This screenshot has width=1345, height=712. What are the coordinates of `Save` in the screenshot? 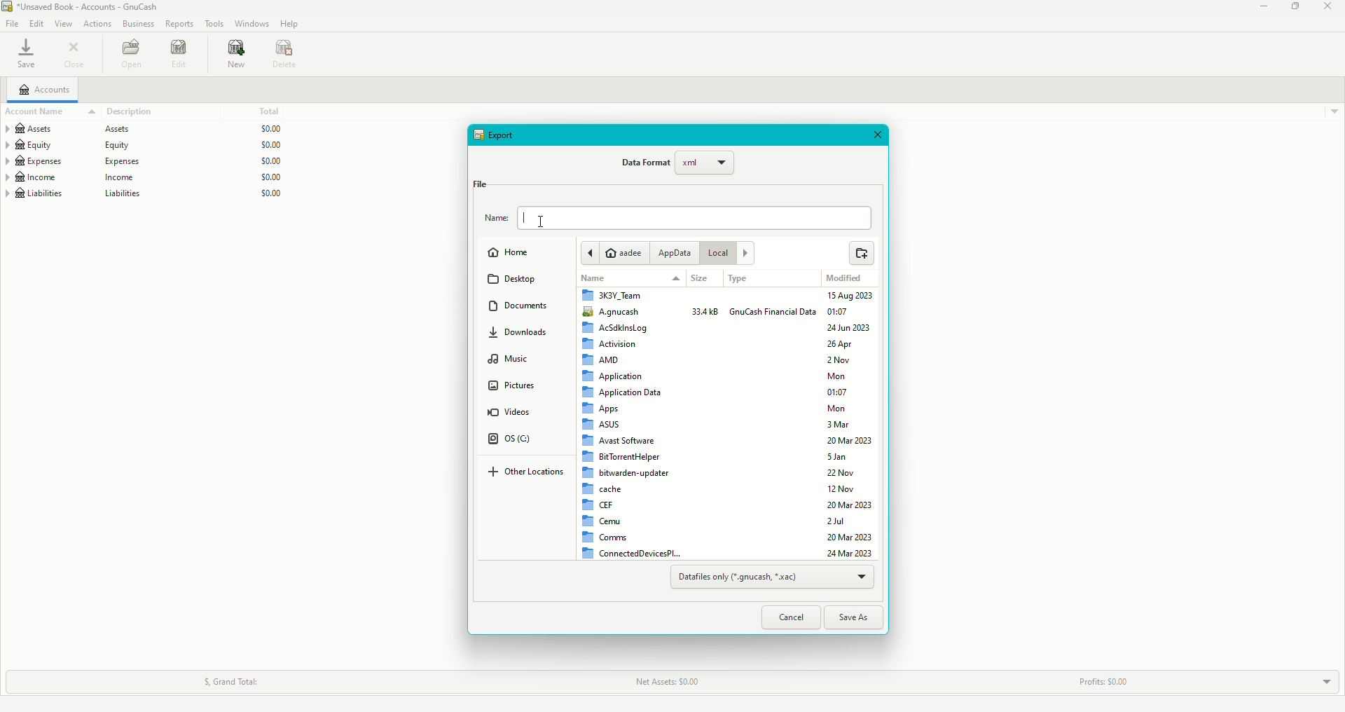 It's located at (28, 54).